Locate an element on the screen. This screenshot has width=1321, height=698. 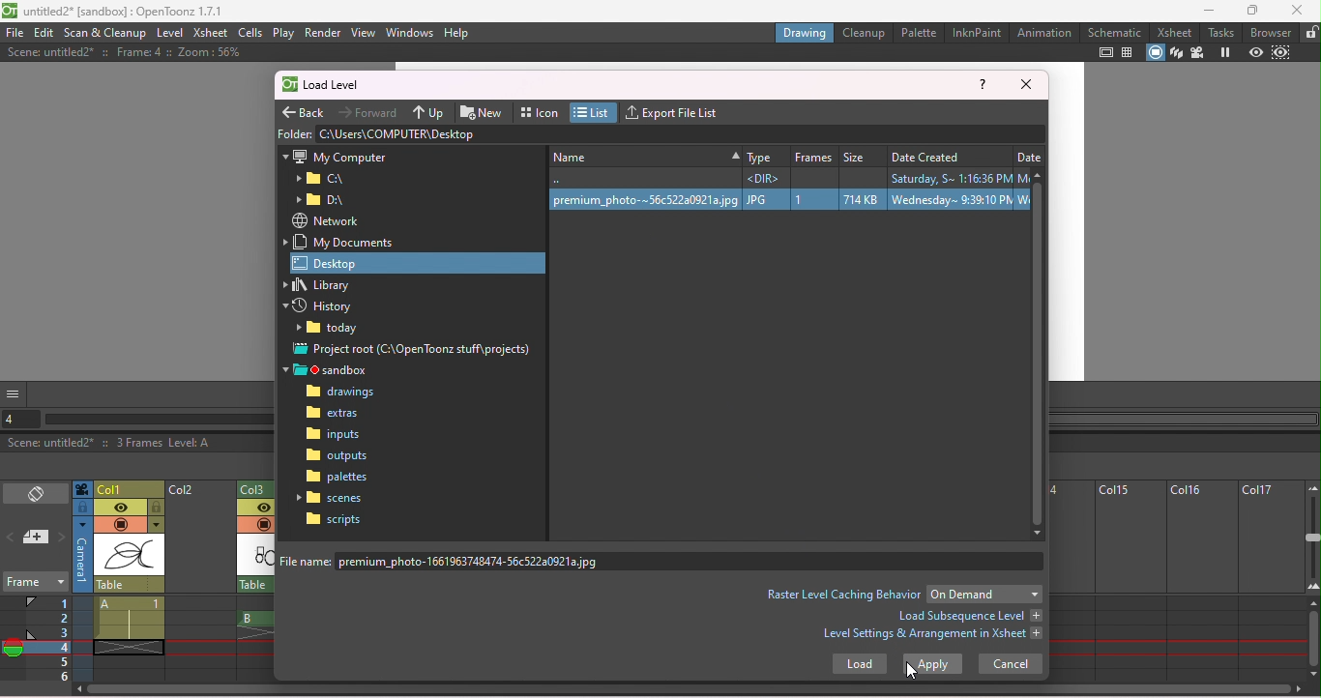
Library is located at coordinates (328, 285).